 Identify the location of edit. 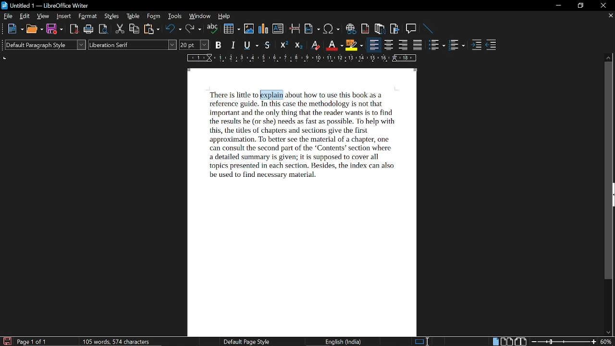
(25, 16).